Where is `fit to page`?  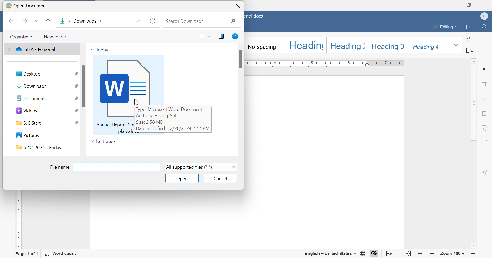 fit to page is located at coordinates (408, 254).